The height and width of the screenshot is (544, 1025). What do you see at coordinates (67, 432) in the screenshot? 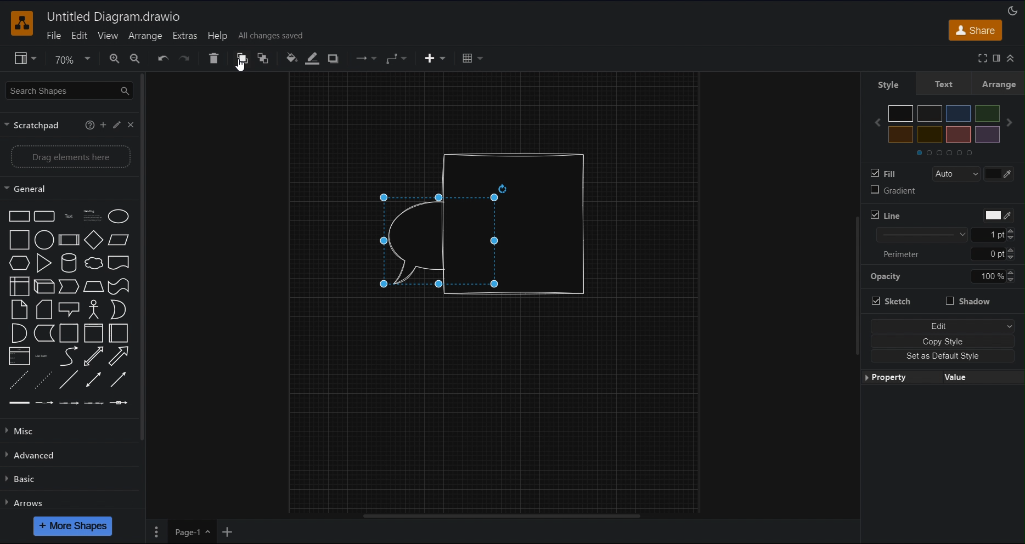
I see `Misc ` at bounding box center [67, 432].